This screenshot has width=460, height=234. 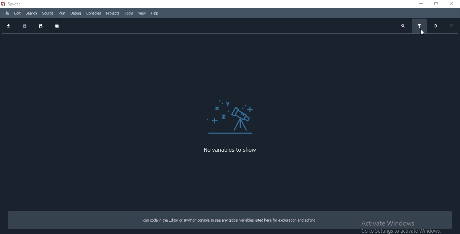 I want to click on Restore, so click(x=436, y=4).